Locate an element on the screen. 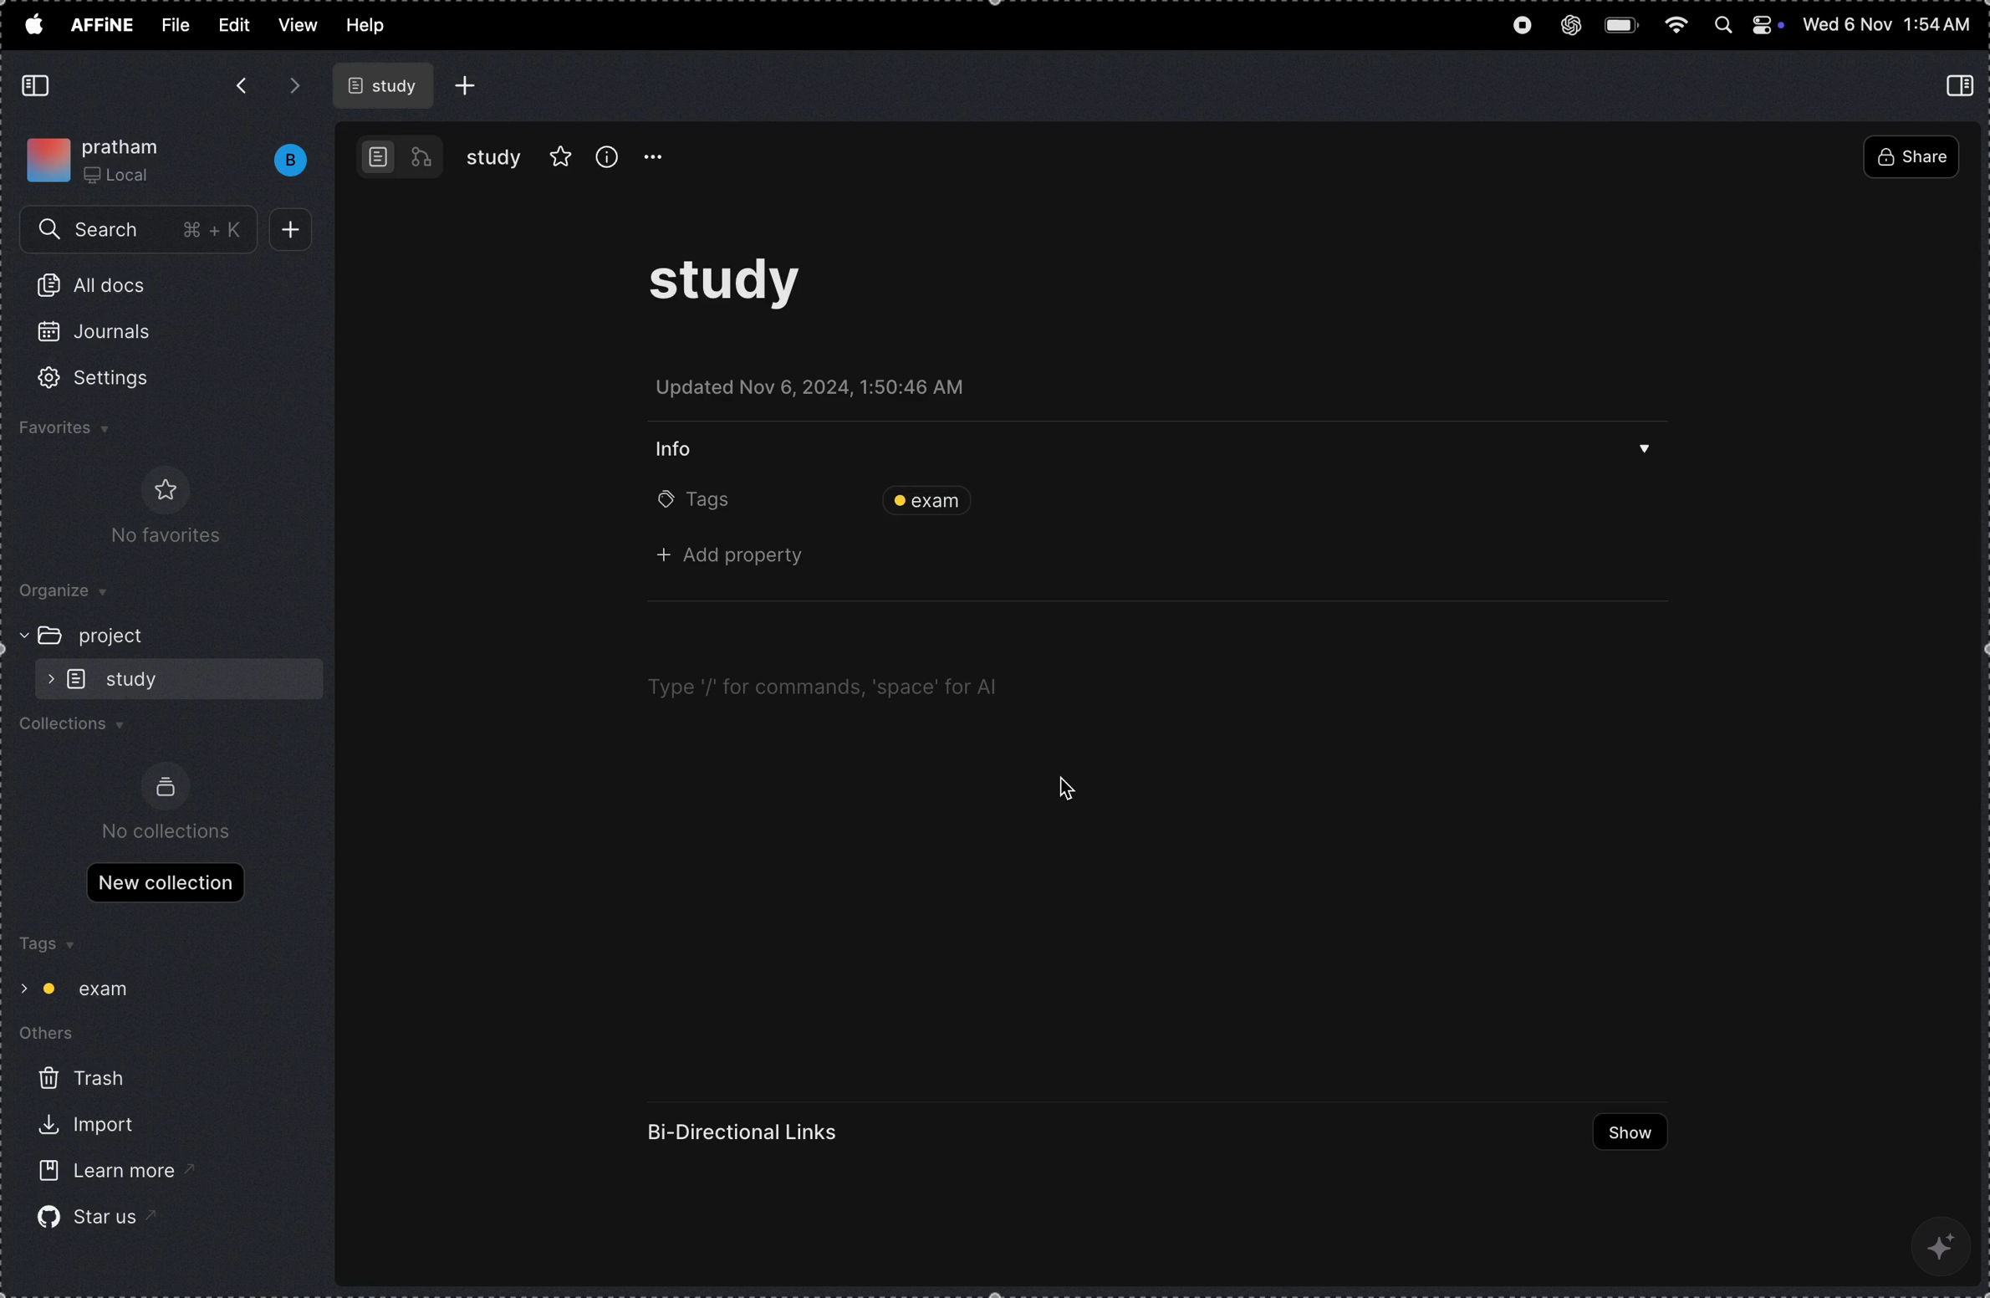 The image size is (1990, 1298). battery is located at coordinates (1624, 23).